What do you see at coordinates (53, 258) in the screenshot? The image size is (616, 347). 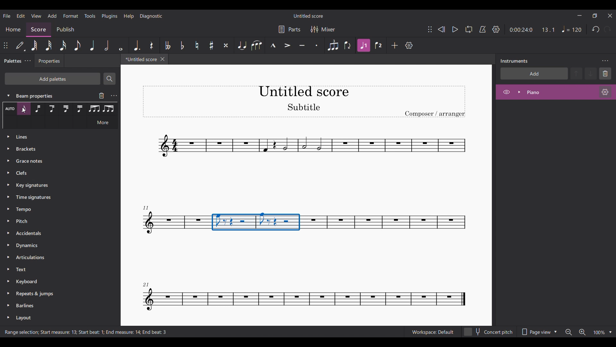 I see `Articulations` at bounding box center [53, 258].